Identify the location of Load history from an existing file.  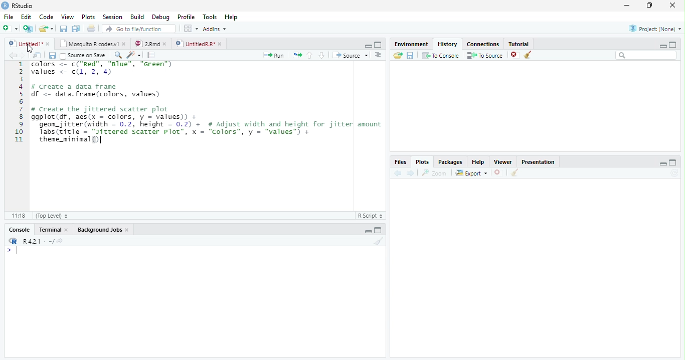
(398, 55).